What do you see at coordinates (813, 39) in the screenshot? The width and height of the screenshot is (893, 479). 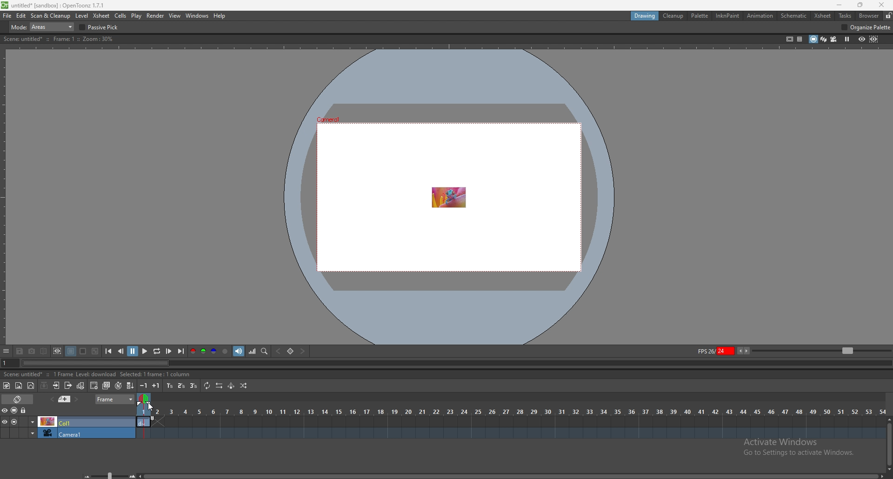 I see `camera stand view` at bounding box center [813, 39].